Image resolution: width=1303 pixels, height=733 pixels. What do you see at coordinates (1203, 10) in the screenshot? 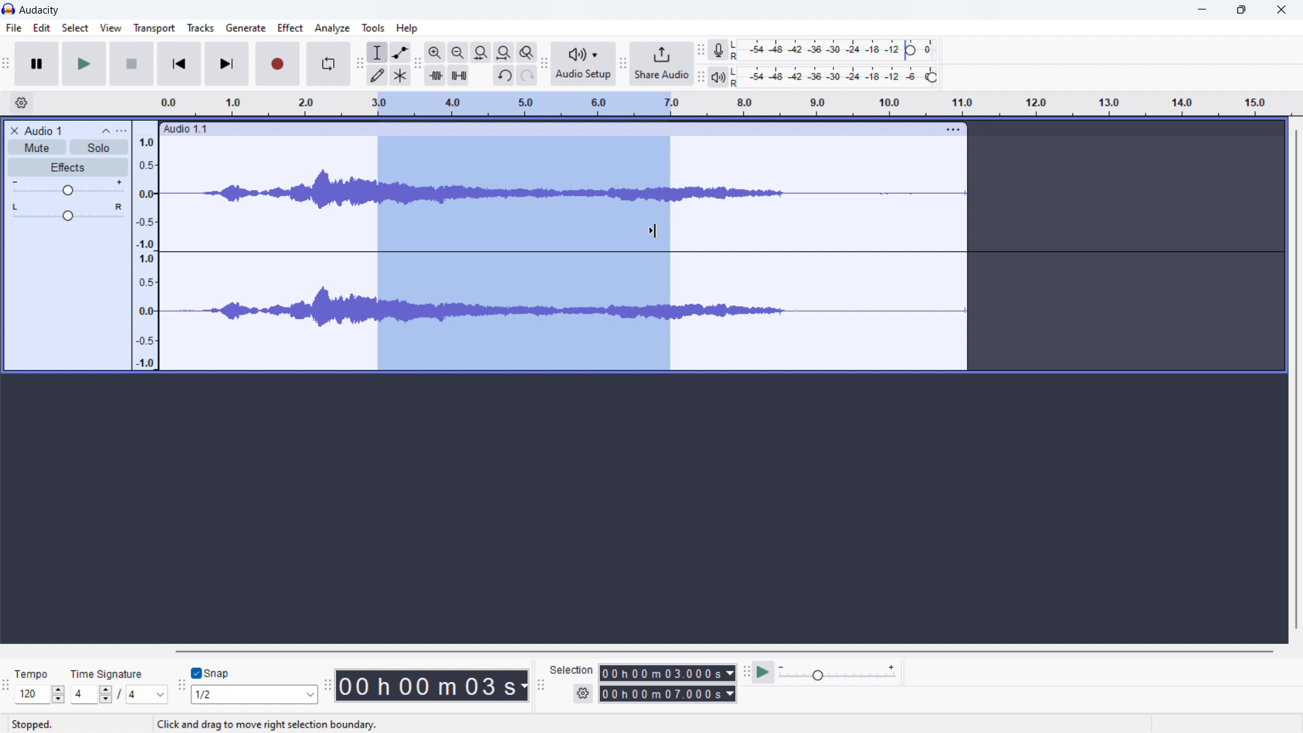
I see `minimize` at bounding box center [1203, 10].